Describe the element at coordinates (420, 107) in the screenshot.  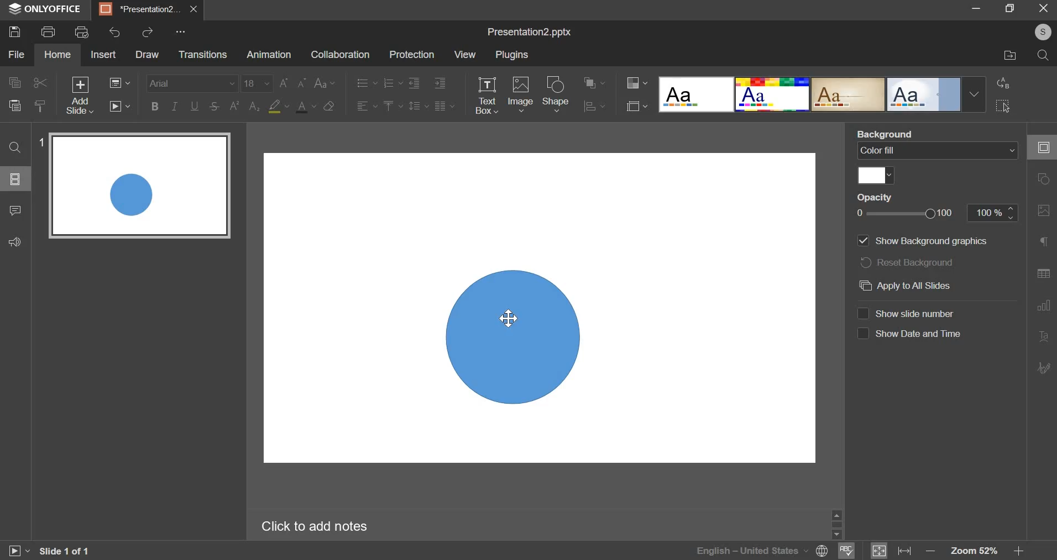
I see `line spacing` at that location.